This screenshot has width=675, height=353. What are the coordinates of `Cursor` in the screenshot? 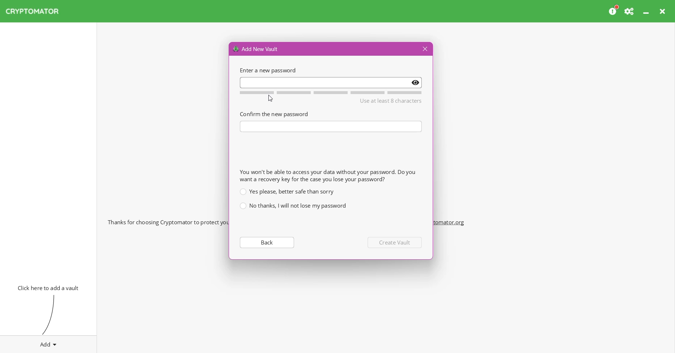 It's located at (271, 98).